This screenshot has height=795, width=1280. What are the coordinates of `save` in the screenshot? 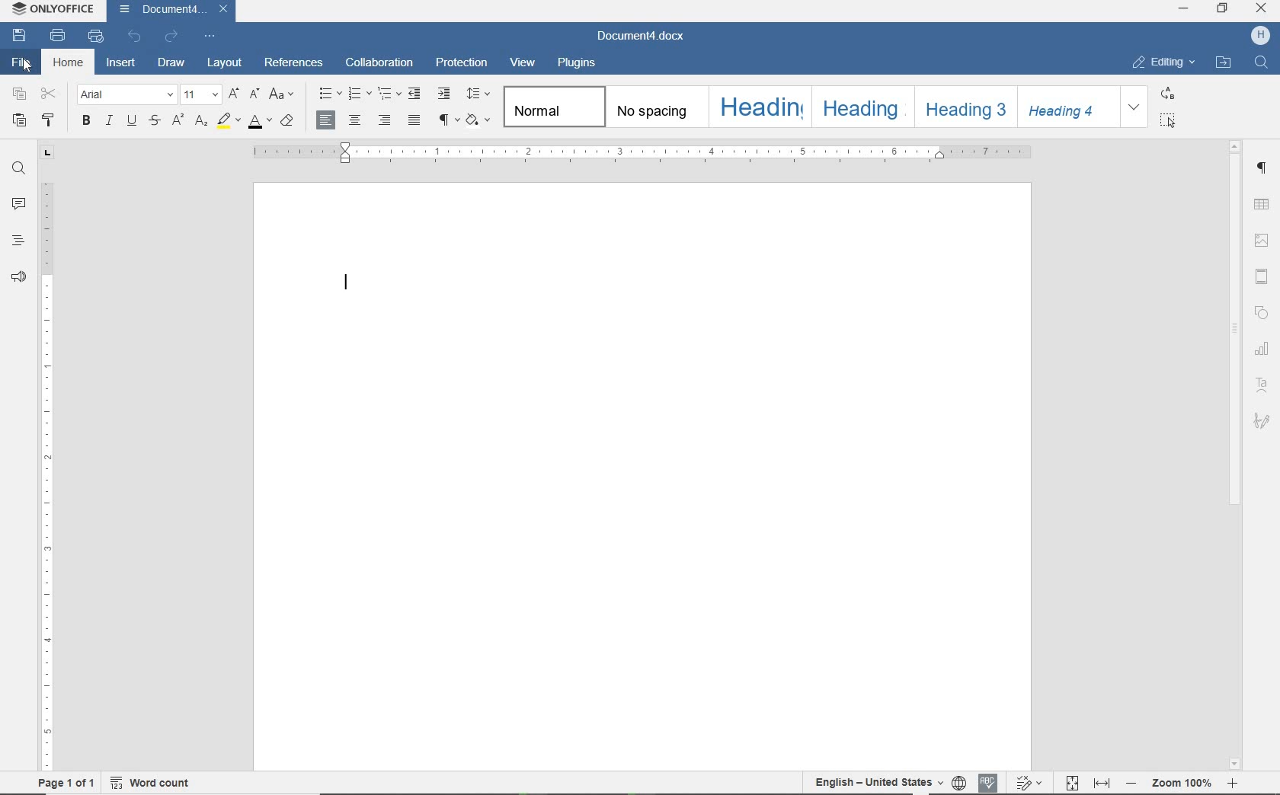 It's located at (20, 36).